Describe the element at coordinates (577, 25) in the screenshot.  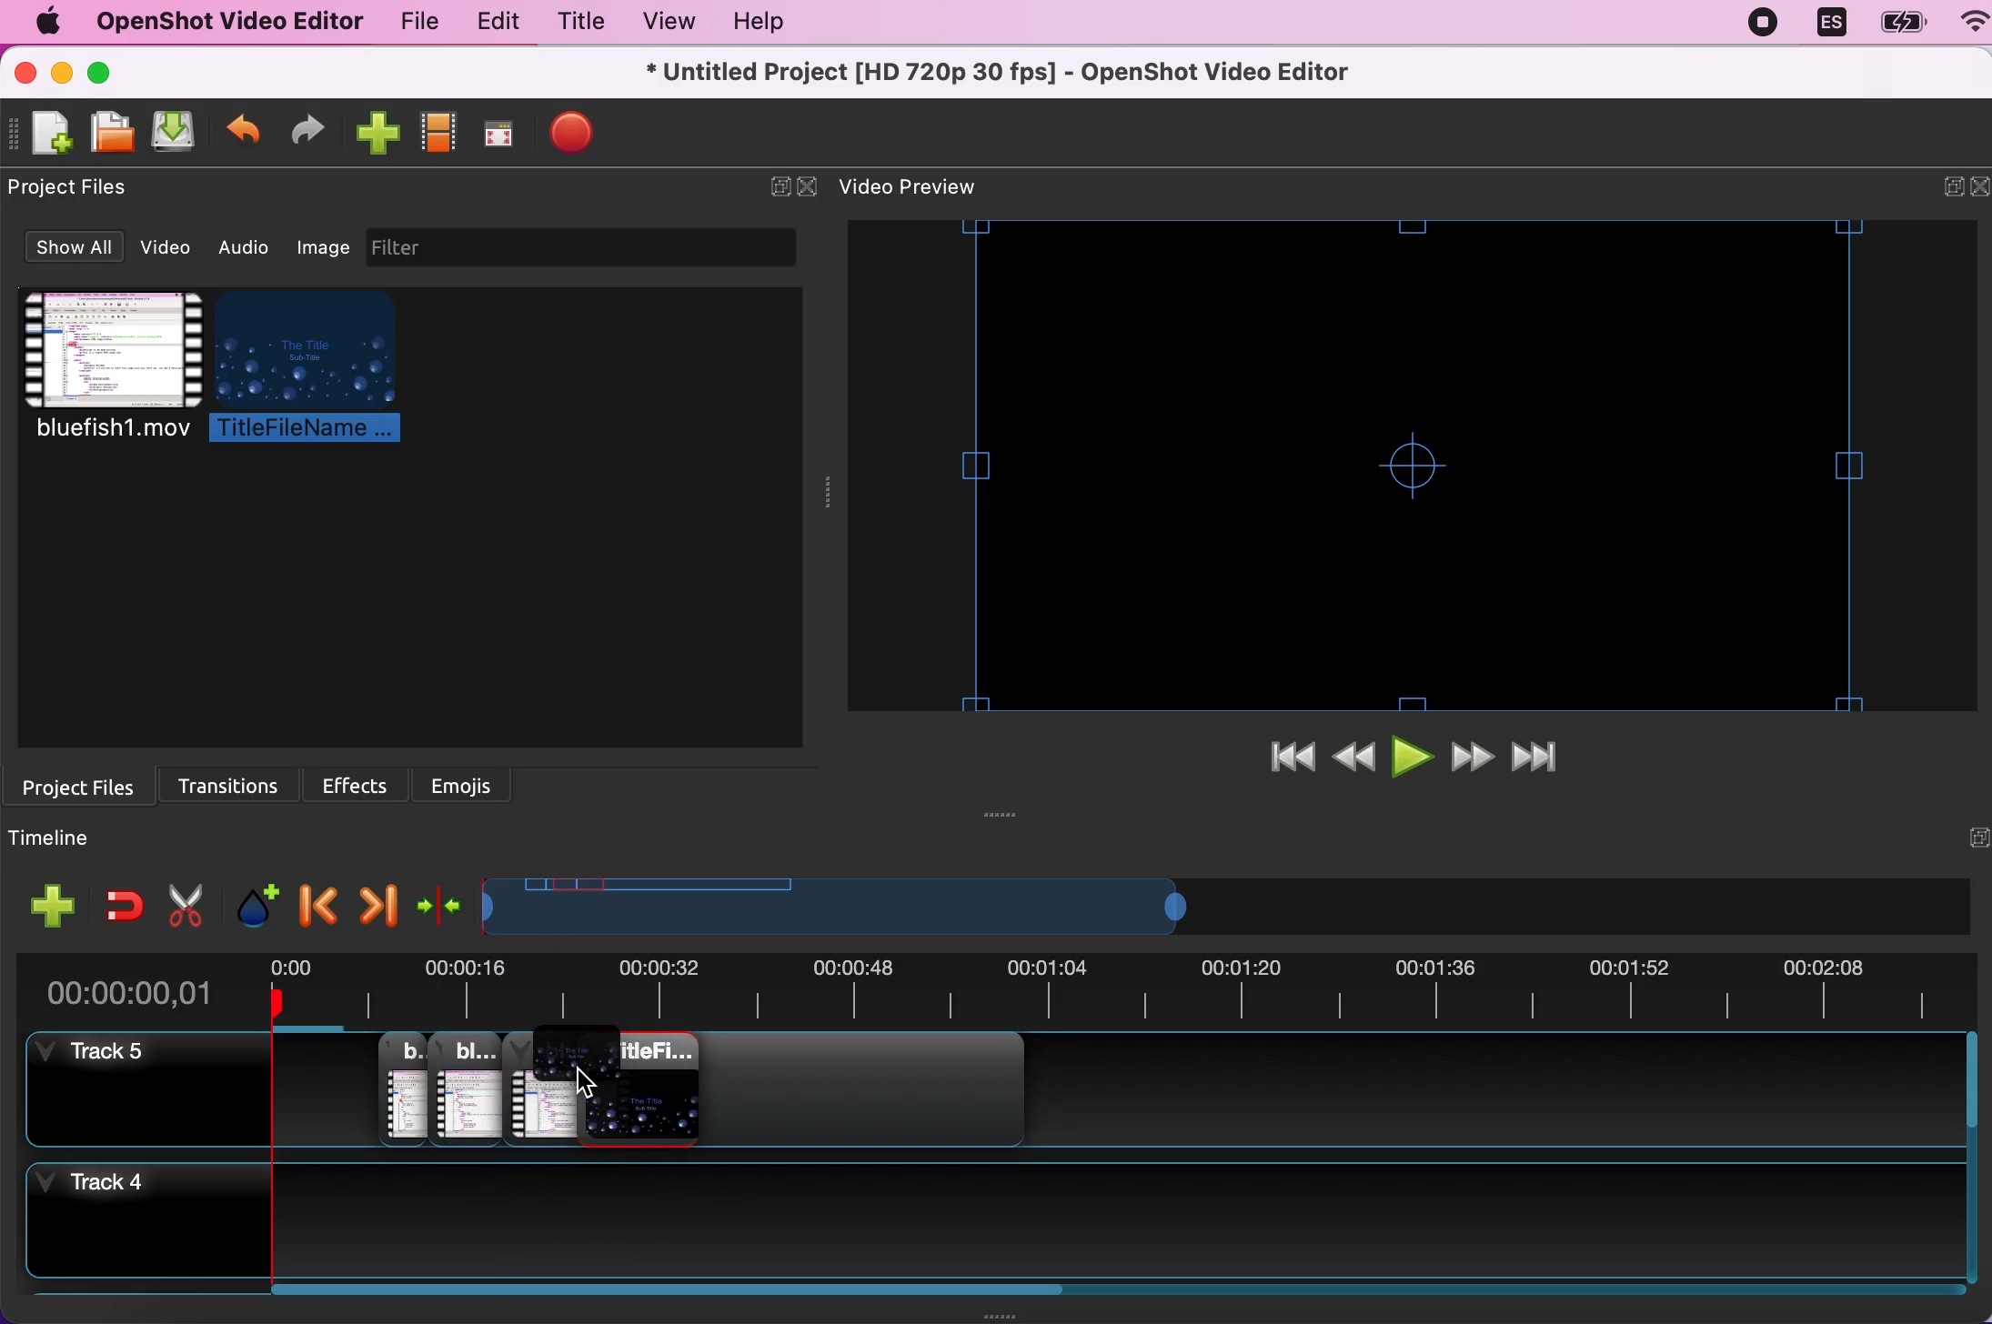
I see `title` at that location.